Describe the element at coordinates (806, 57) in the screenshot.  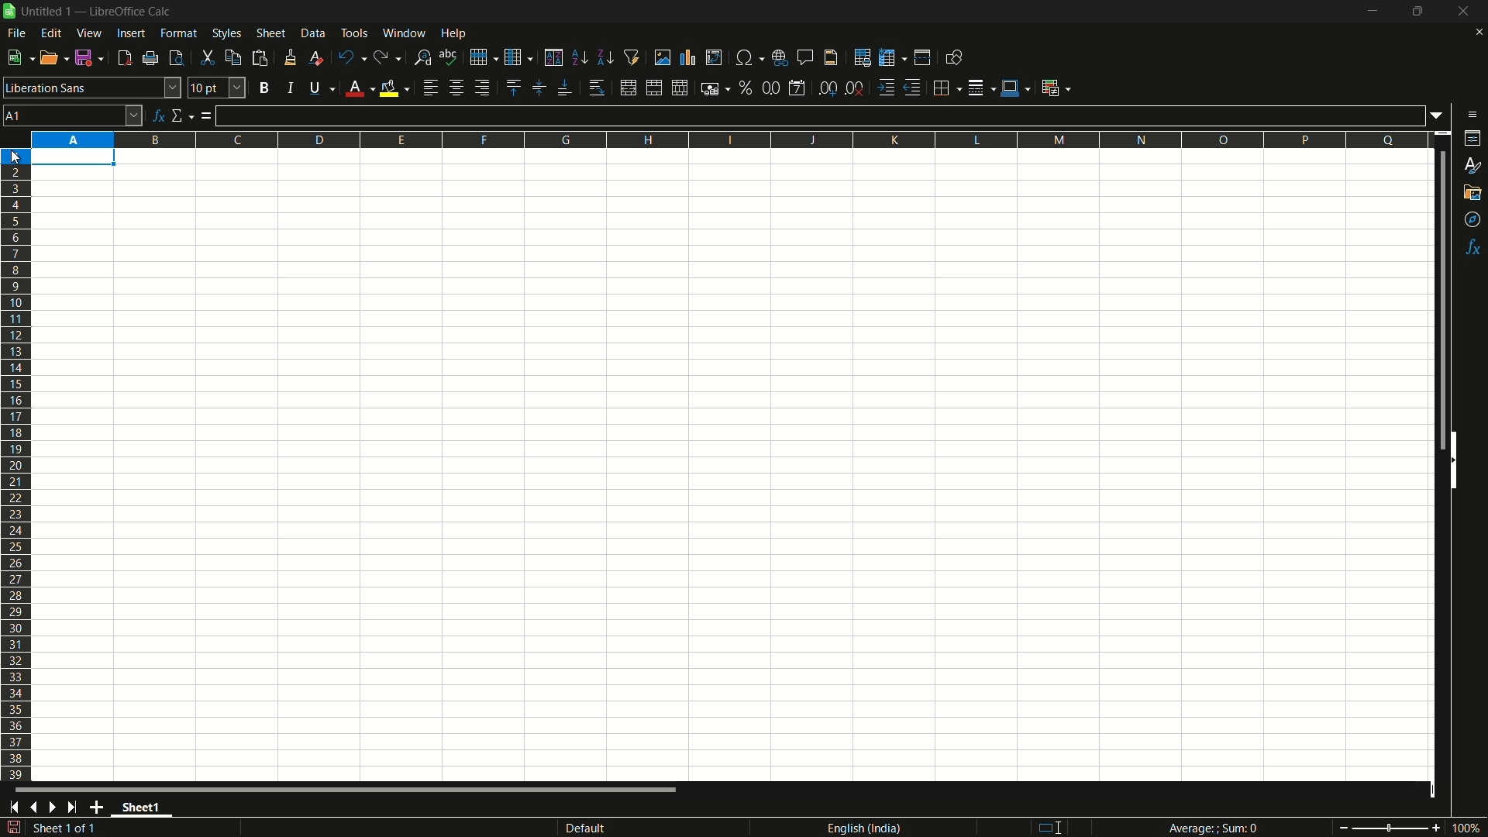
I see `insert comment` at that location.